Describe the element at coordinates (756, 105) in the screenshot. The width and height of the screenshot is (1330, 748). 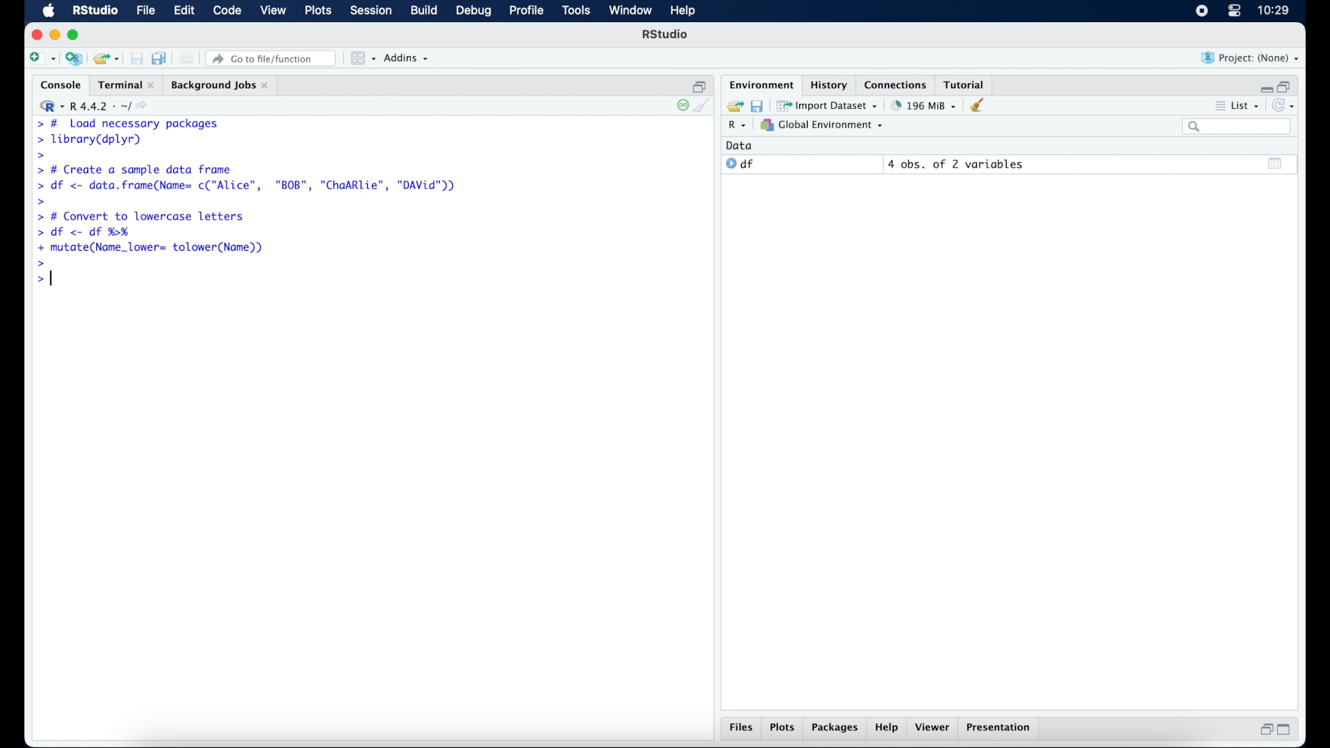
I see `save` at that location.